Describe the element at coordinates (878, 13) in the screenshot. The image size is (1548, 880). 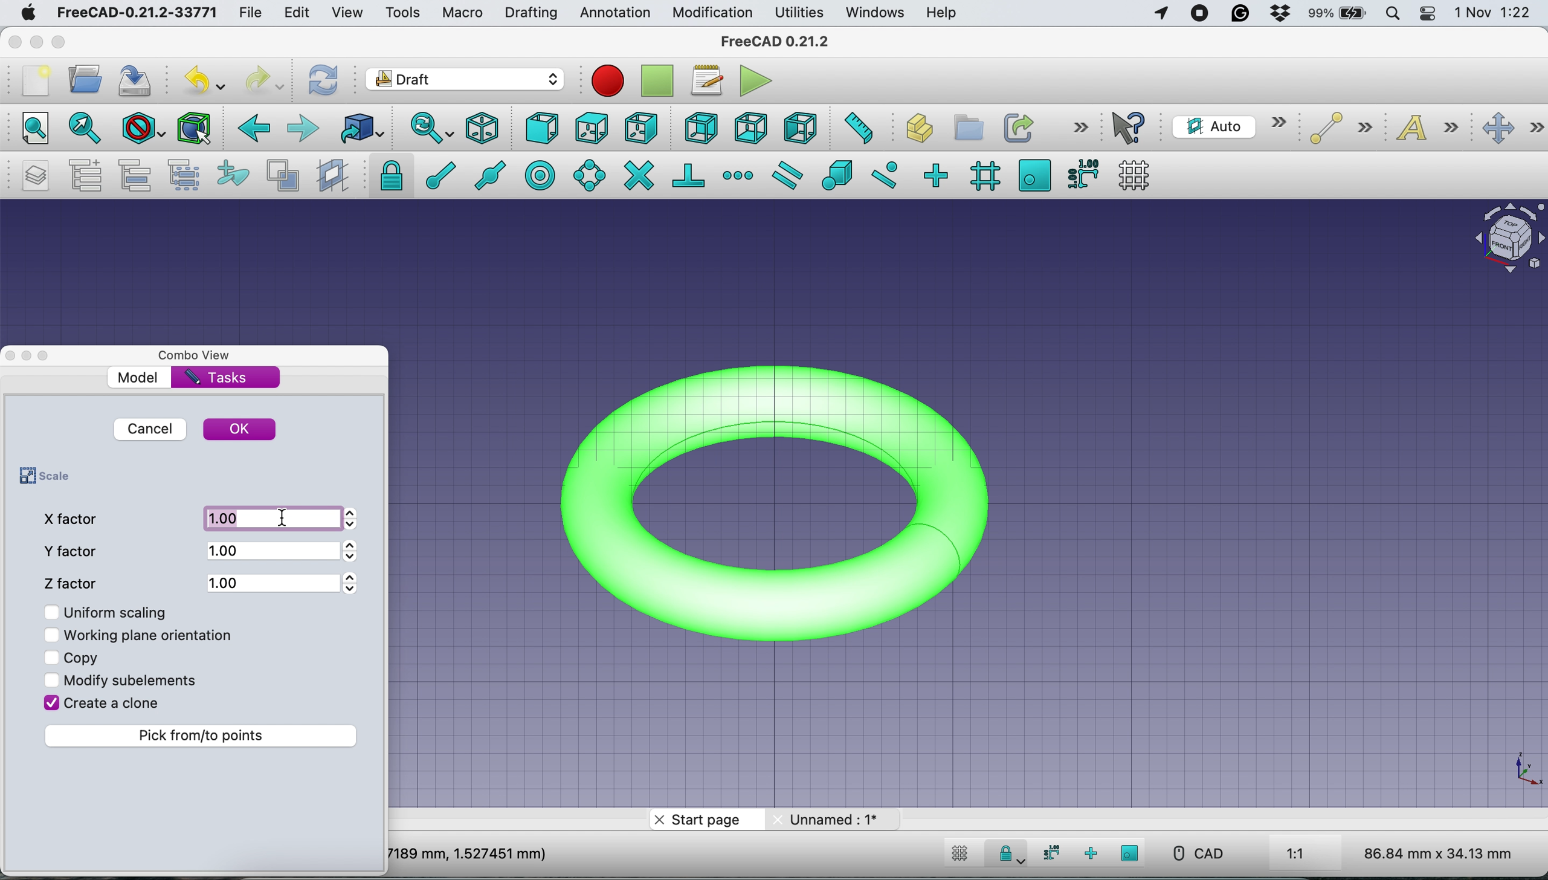
I see `windows` at that location.